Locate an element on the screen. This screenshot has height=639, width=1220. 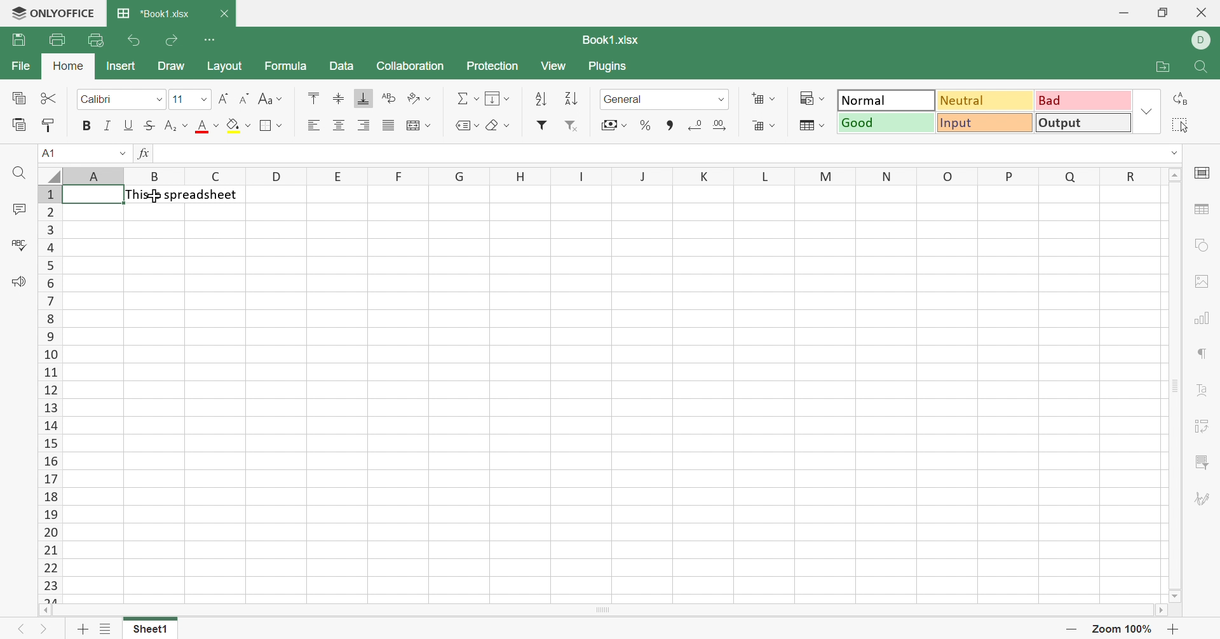
Align Center is located at coordinates (339, 126).